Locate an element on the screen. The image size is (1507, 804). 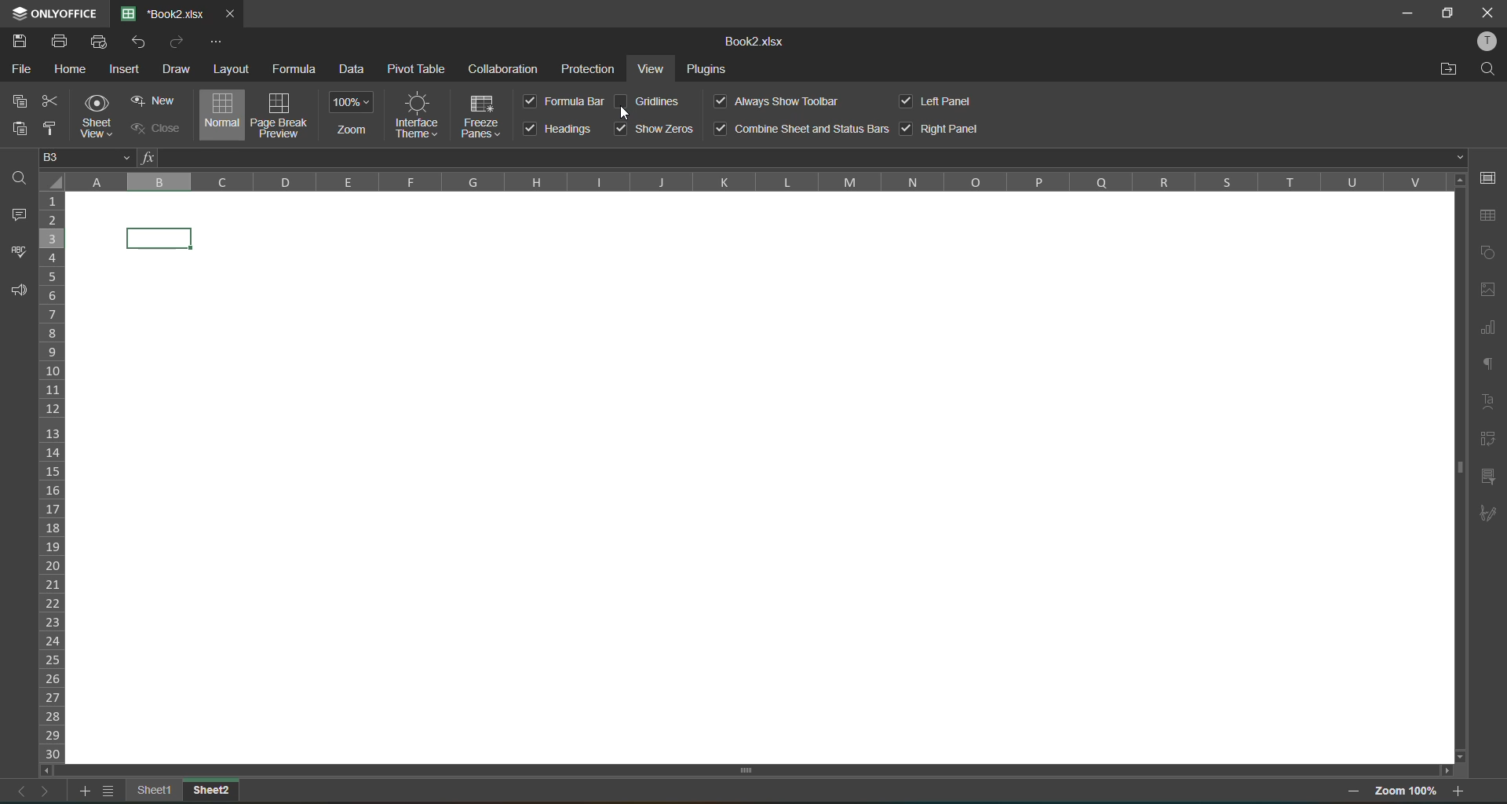
profile is located at coordinates (1488, 42).